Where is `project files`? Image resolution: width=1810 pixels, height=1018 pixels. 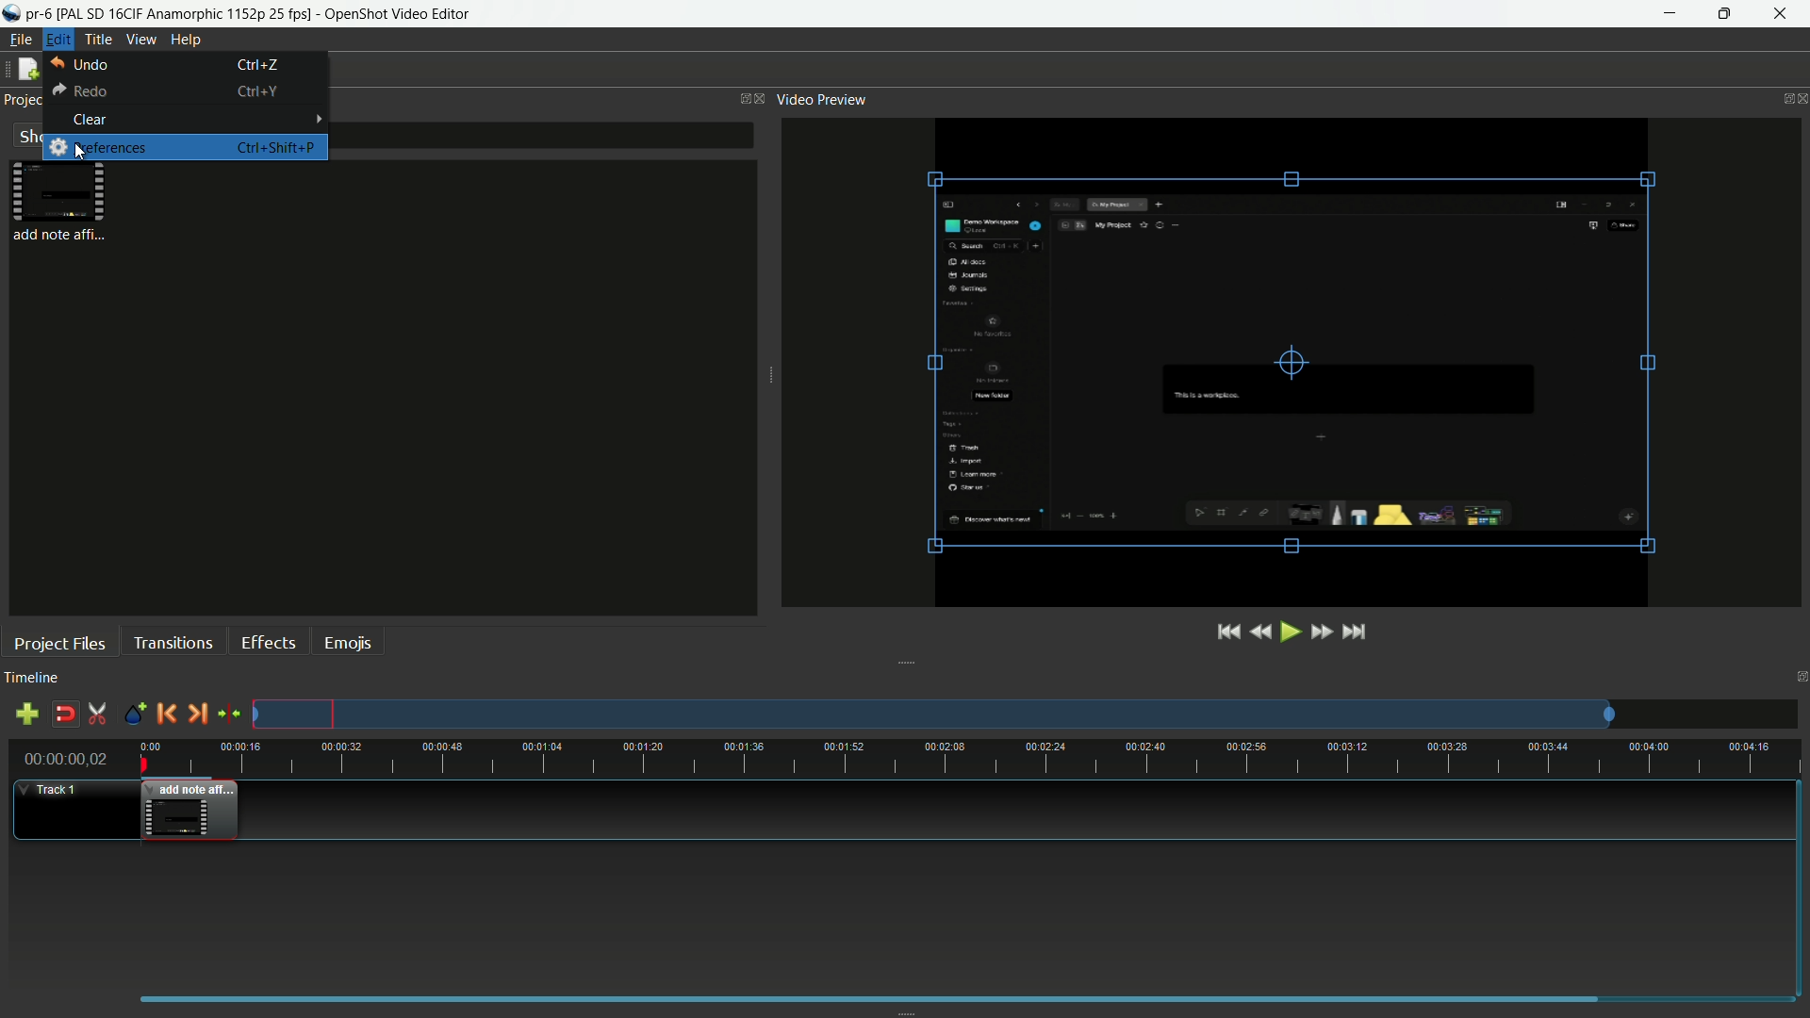 project files is located at coordinates (59, 642).